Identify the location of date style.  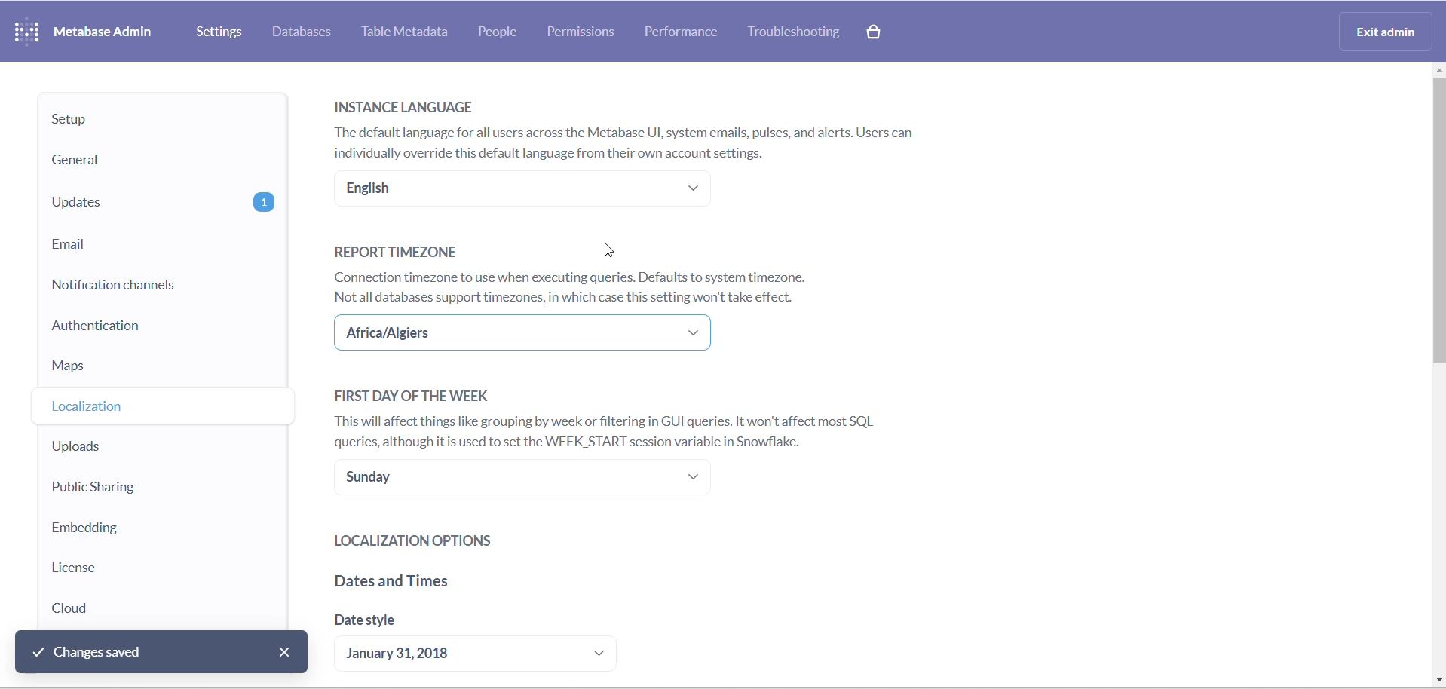
(448, 625).